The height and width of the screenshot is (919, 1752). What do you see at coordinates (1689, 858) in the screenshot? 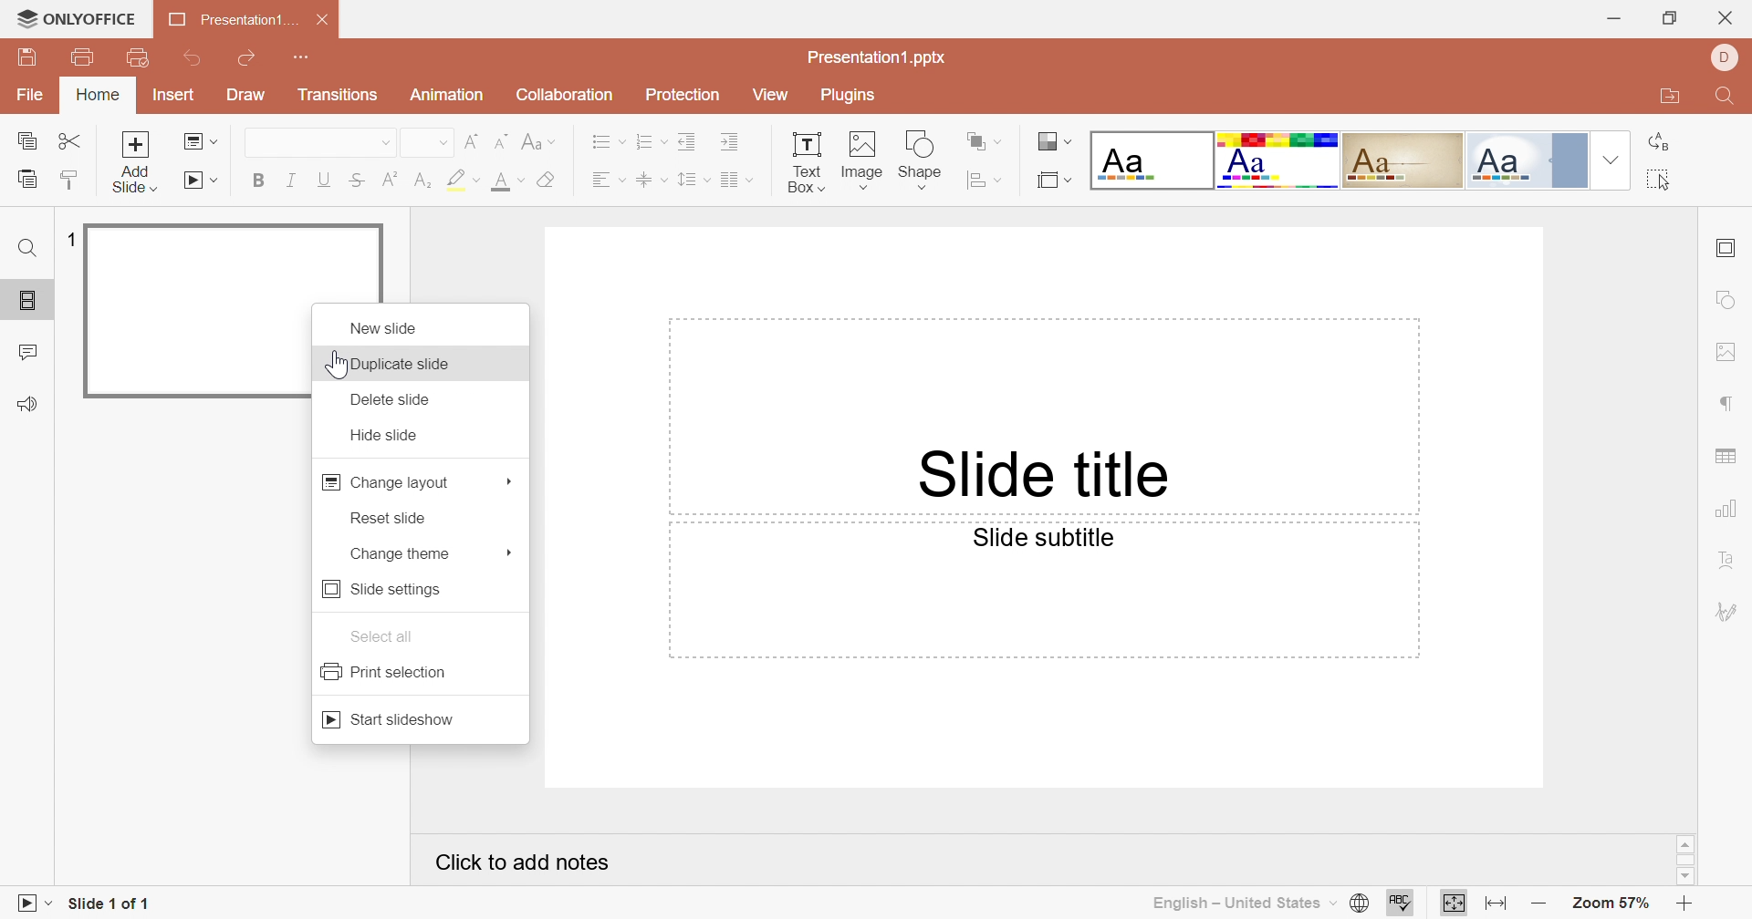
I see `Scroll bar` at bounding box center [1689, 858].